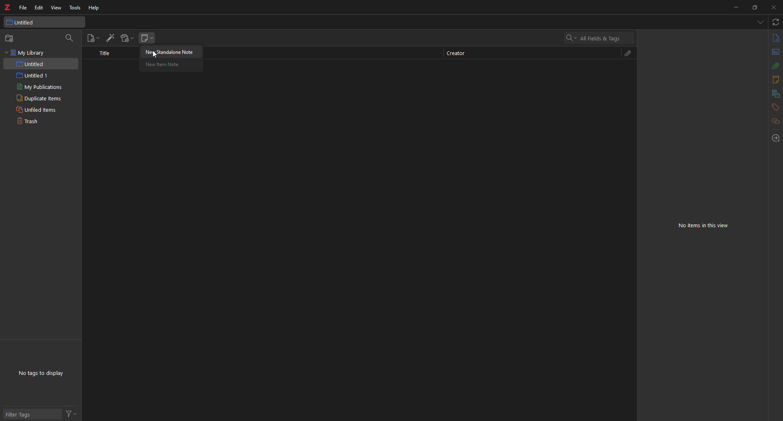 The image size is (783, 421). I want to click on my publications, so click(40, 87).